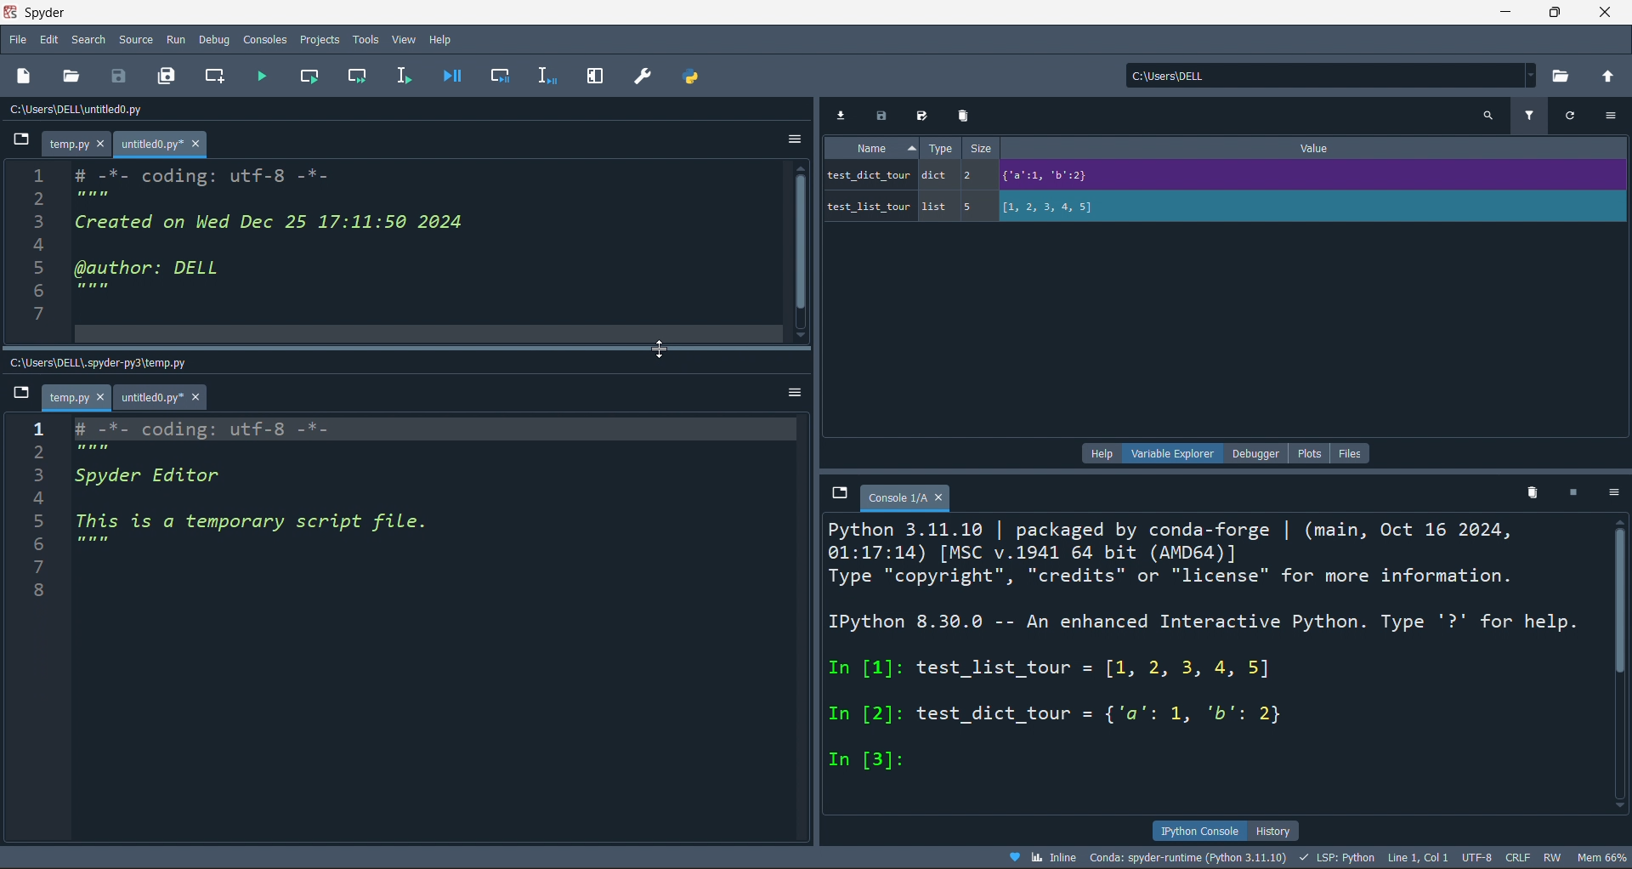 The image size is (1632, 869). What do you see at coordinates (33, 75) in the screenshot?
I see `new file` at bounding box center [33, 75].